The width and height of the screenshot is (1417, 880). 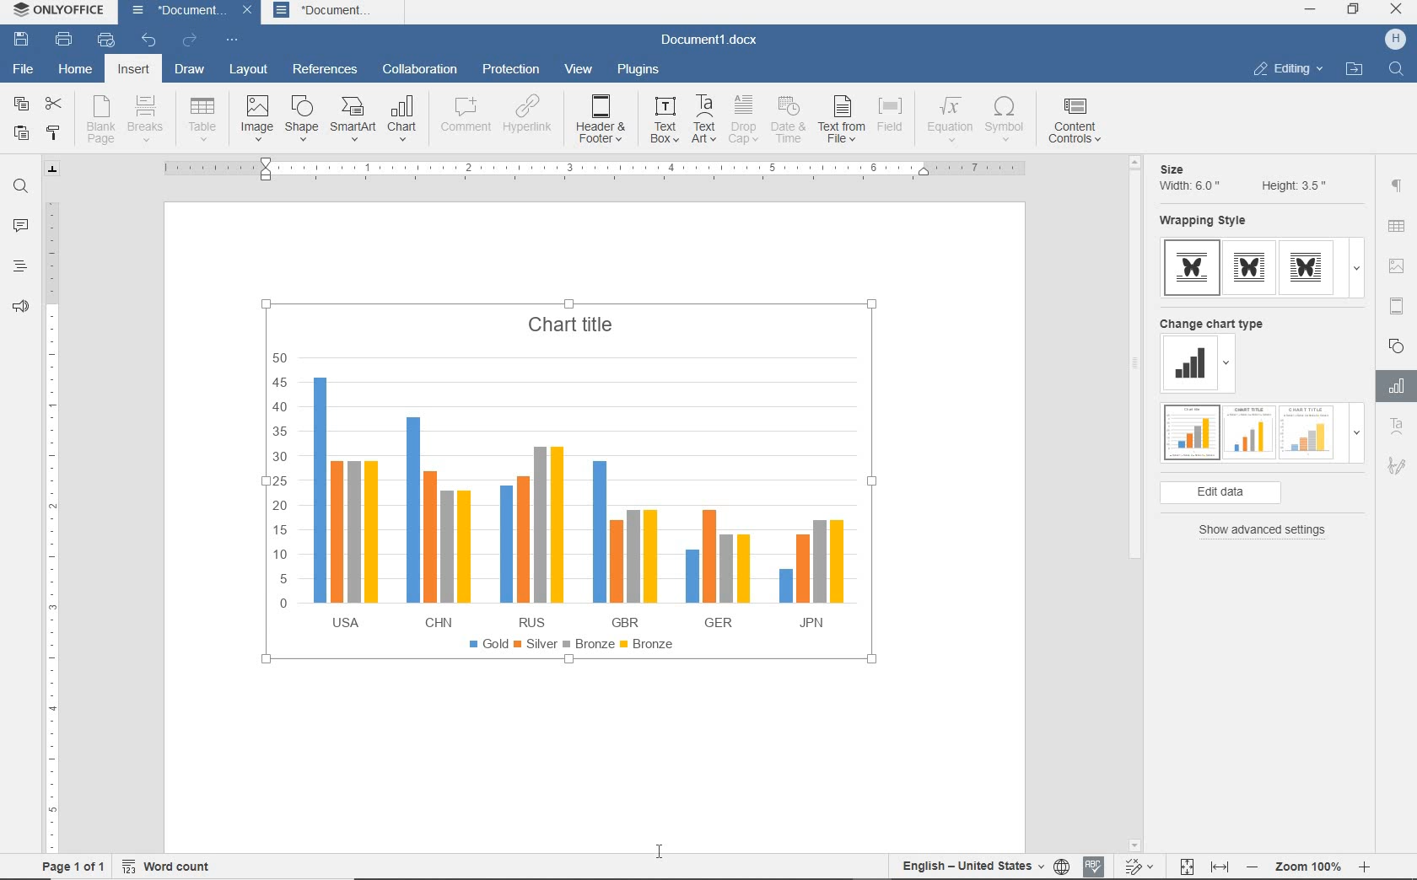 What do you see at coordinates (303, 118) in the screenshot?
I see `shape` at bounding box center [303, 118].